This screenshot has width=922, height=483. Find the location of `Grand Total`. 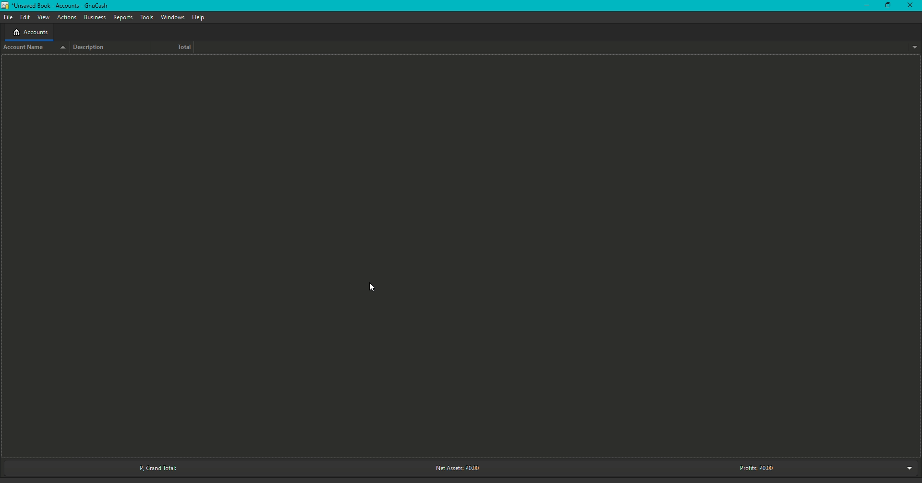

Grand Total is located at coordinates (158, 465).